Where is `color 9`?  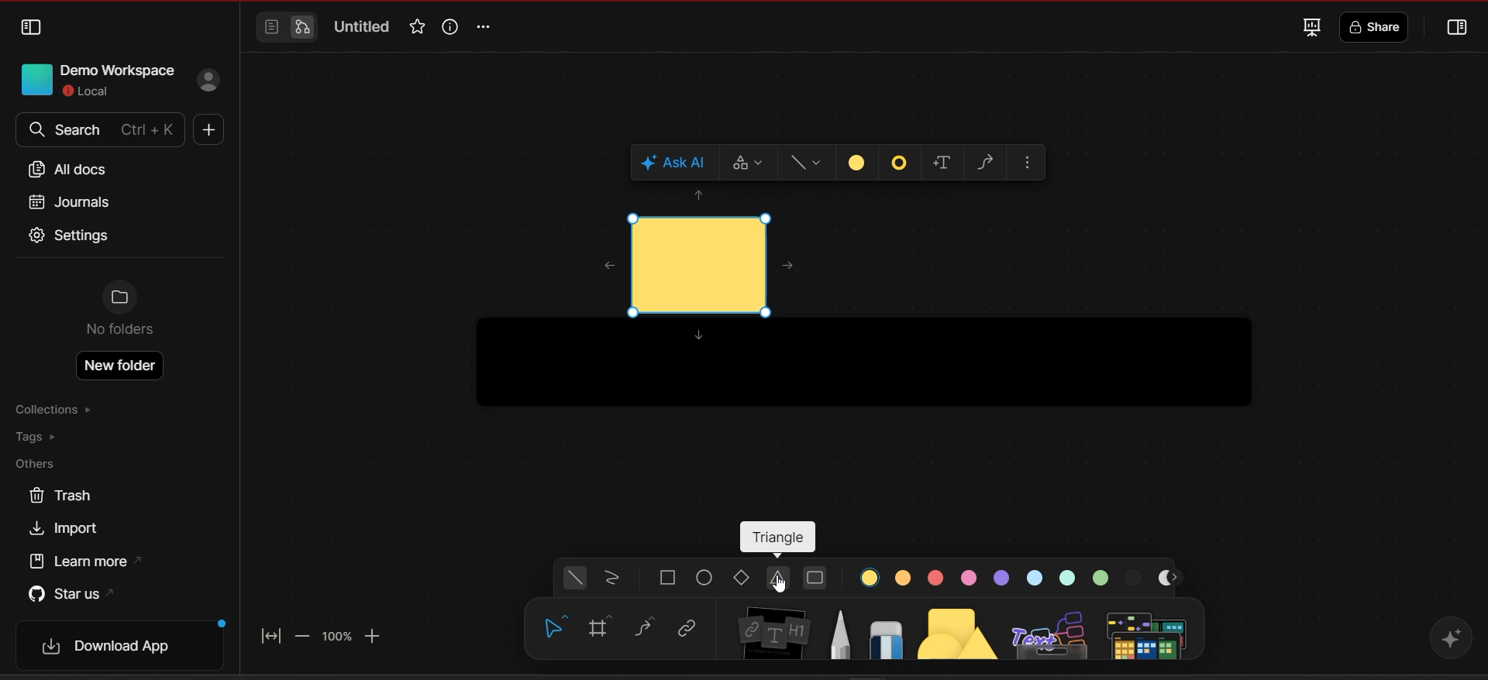
color 9 is located at coordinates (1135, 576).